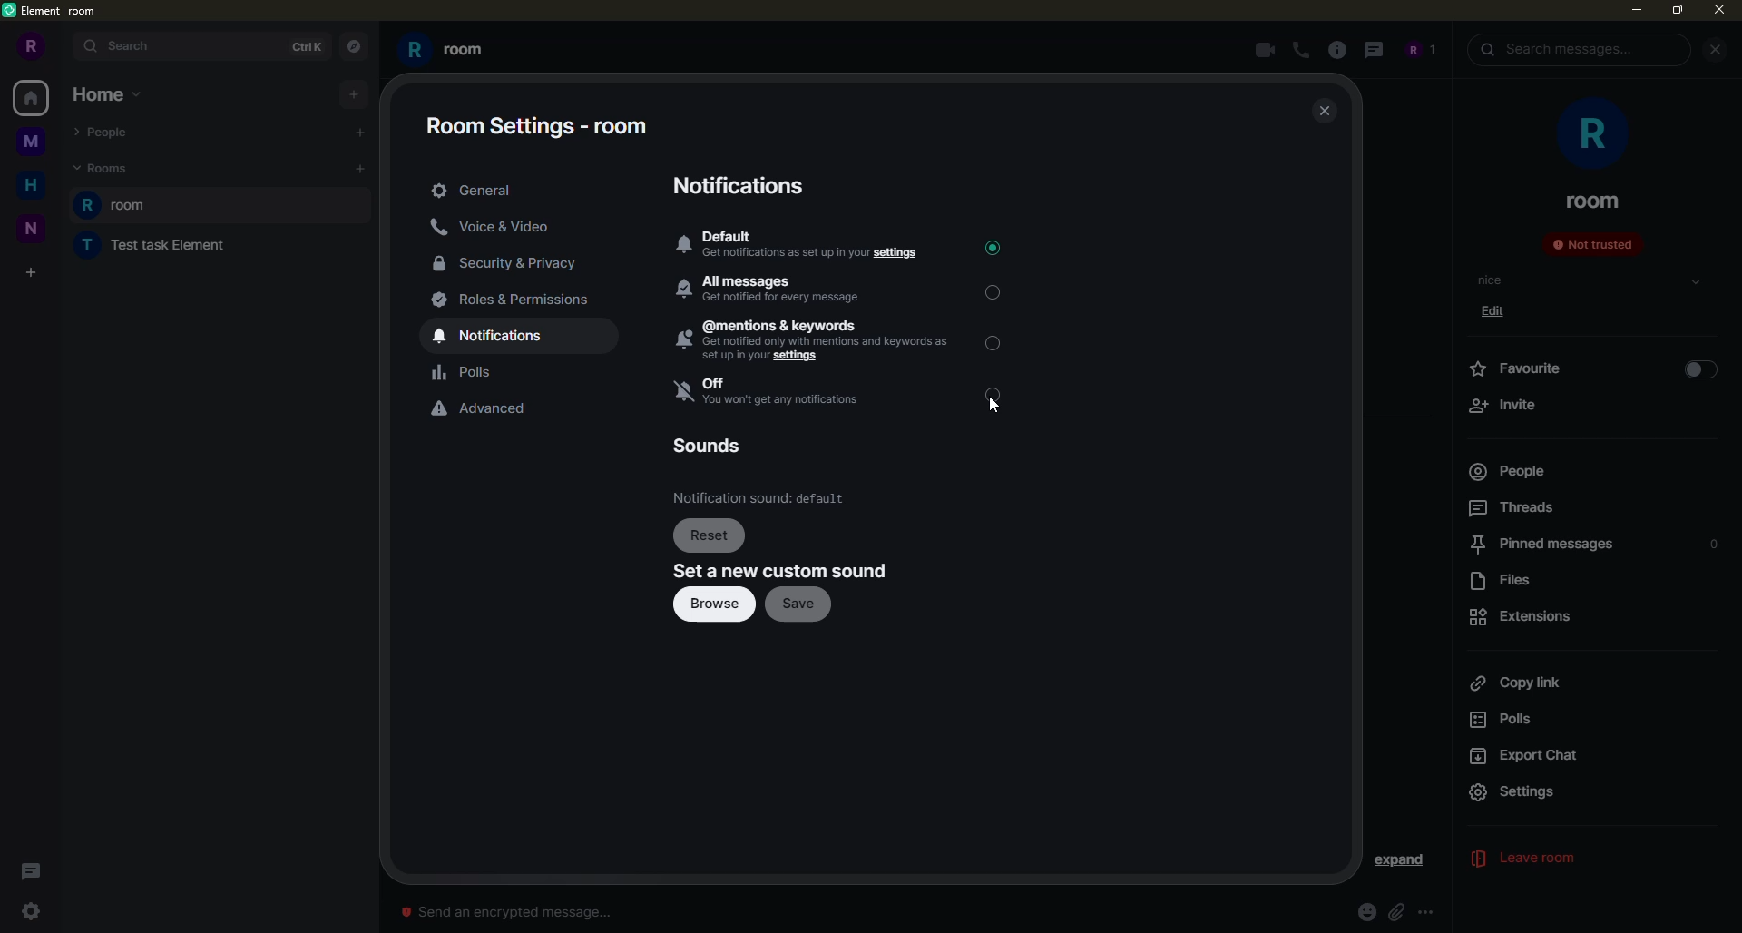 This screenshot has width=1742, height=933. I want to click on settings, so click(34, 911).